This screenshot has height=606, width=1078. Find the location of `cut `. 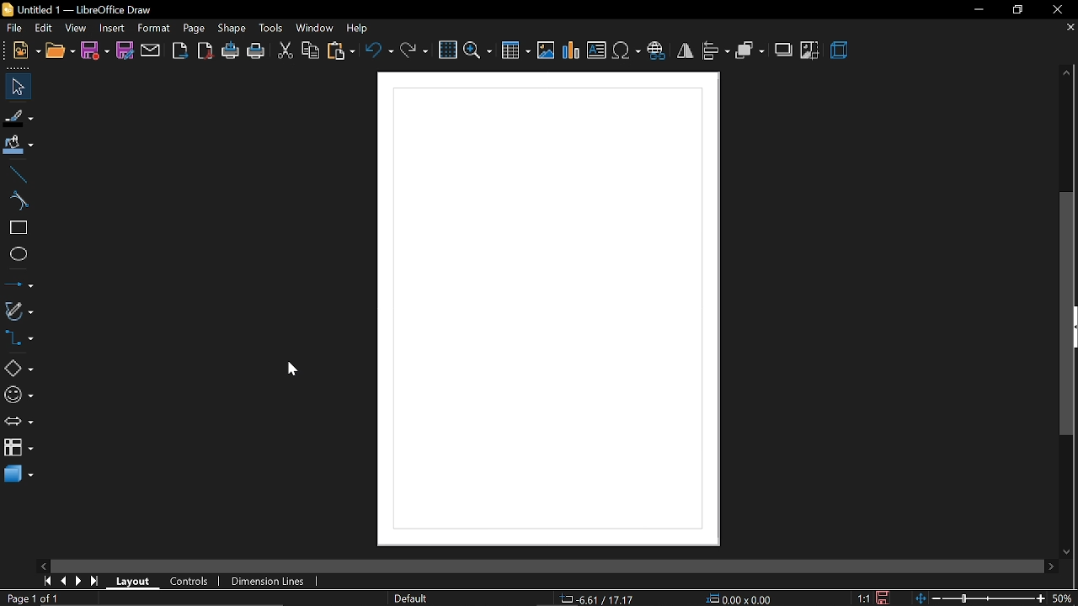

cut  is located at coordinates (283, 51).